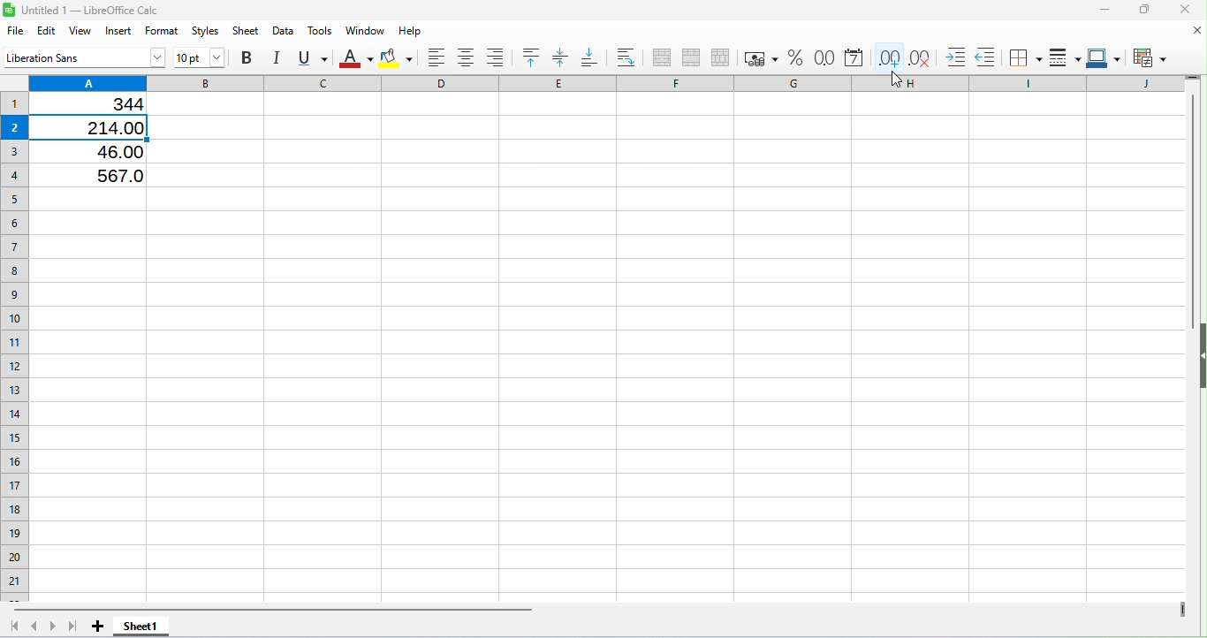 The image size is (1207, 638). I want to click on Sheet, so click(247, 30).